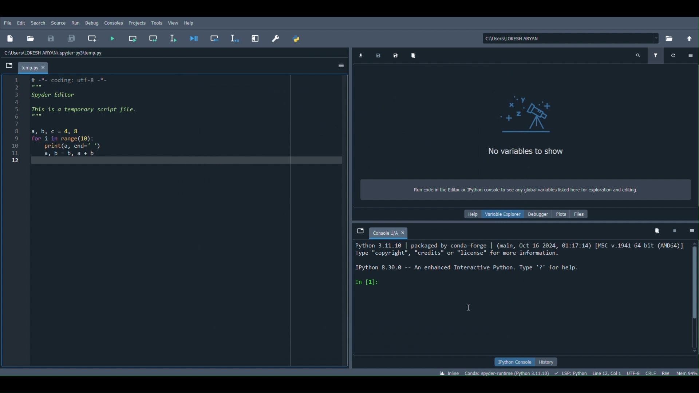  What do you see at coordinates (672, 36) in the screenshot?
I see `Browse a working directory` at bounding box center [672, 36].